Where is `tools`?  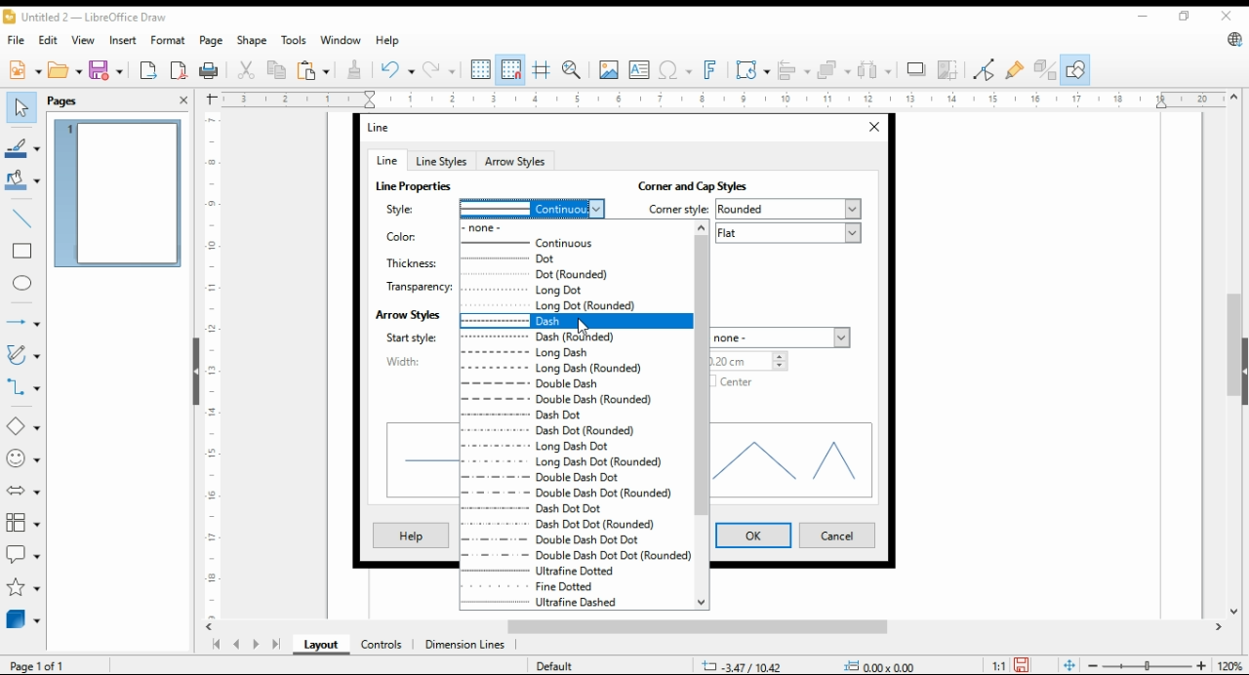 tools is located at coordinates (293, 40).